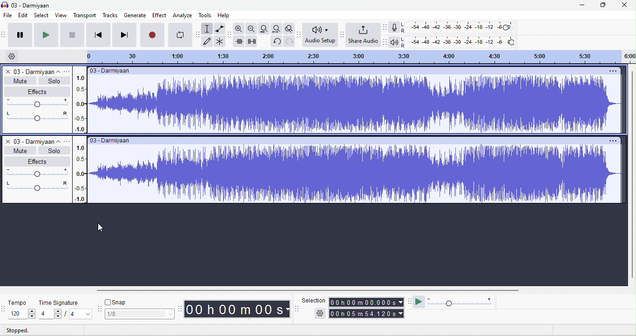 The height and width of the screenshot is (336, 636). What do you see at coordinates (360, 57) in the screenshot?
I see `timeline ` at bounding box center [360, 57].